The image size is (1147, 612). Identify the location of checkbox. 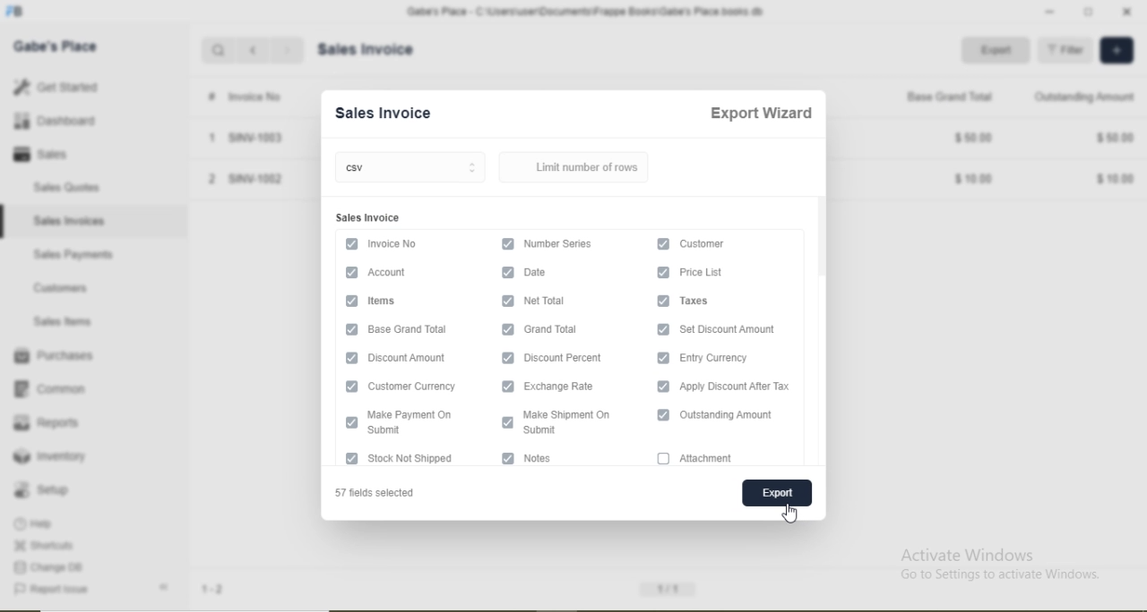
(505, 421).